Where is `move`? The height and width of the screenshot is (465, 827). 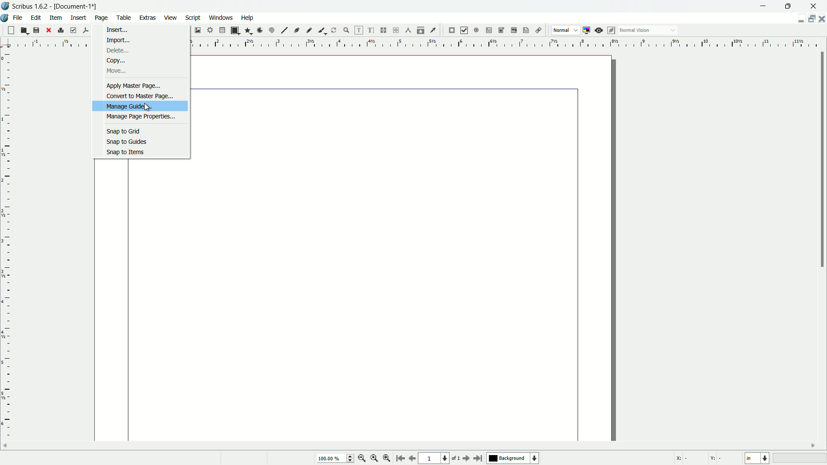 move is located at coordinates (115, 71).